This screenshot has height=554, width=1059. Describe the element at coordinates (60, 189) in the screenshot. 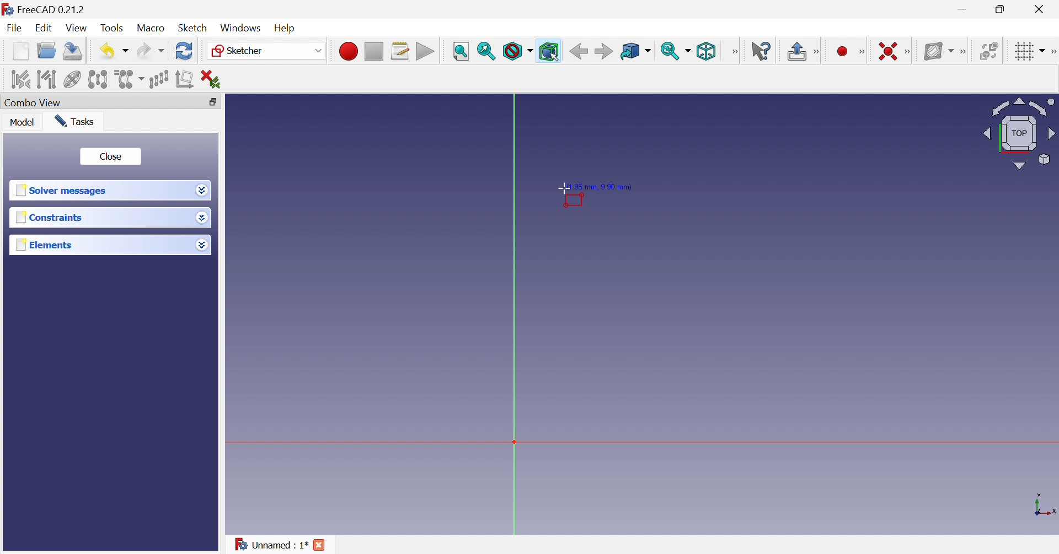

I see `Solver messages` at that location.